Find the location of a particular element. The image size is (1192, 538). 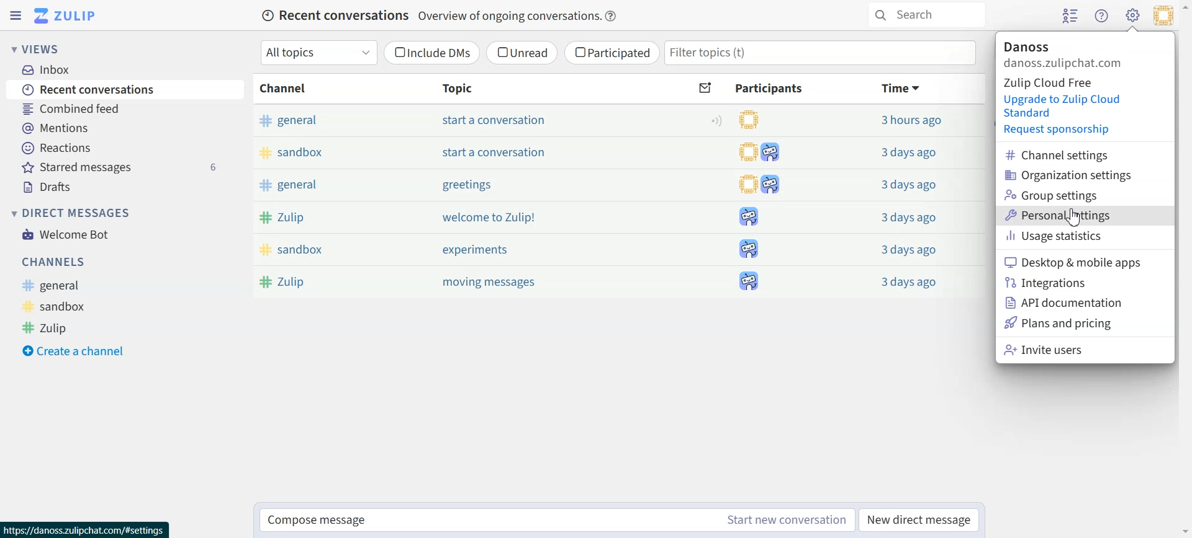

Channels is located at coordinates (53, 263).